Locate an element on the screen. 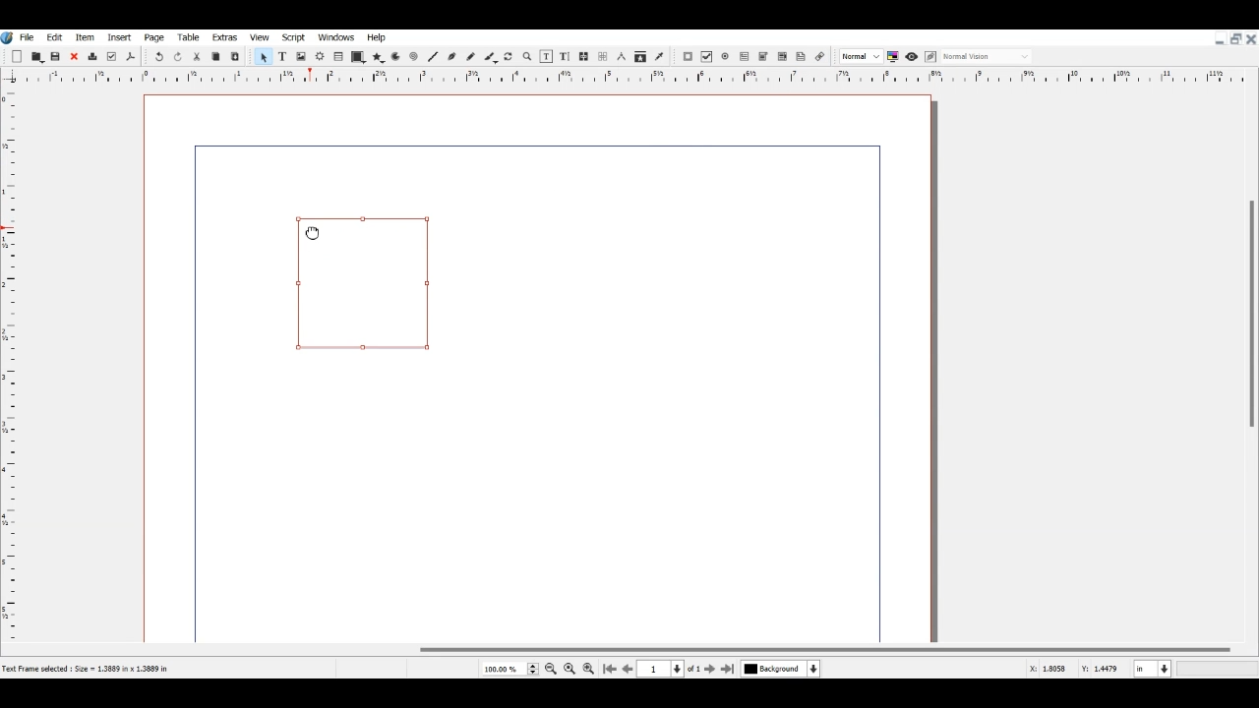  Cursor is located at coordinates (315, 233).